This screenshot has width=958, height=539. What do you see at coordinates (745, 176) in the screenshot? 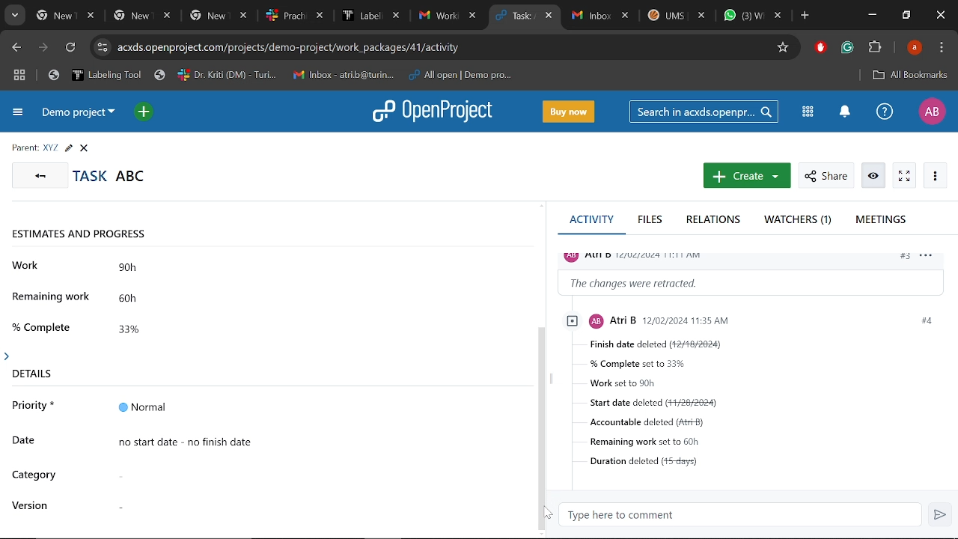
I see `New work package` at bounding box center [745, 176].